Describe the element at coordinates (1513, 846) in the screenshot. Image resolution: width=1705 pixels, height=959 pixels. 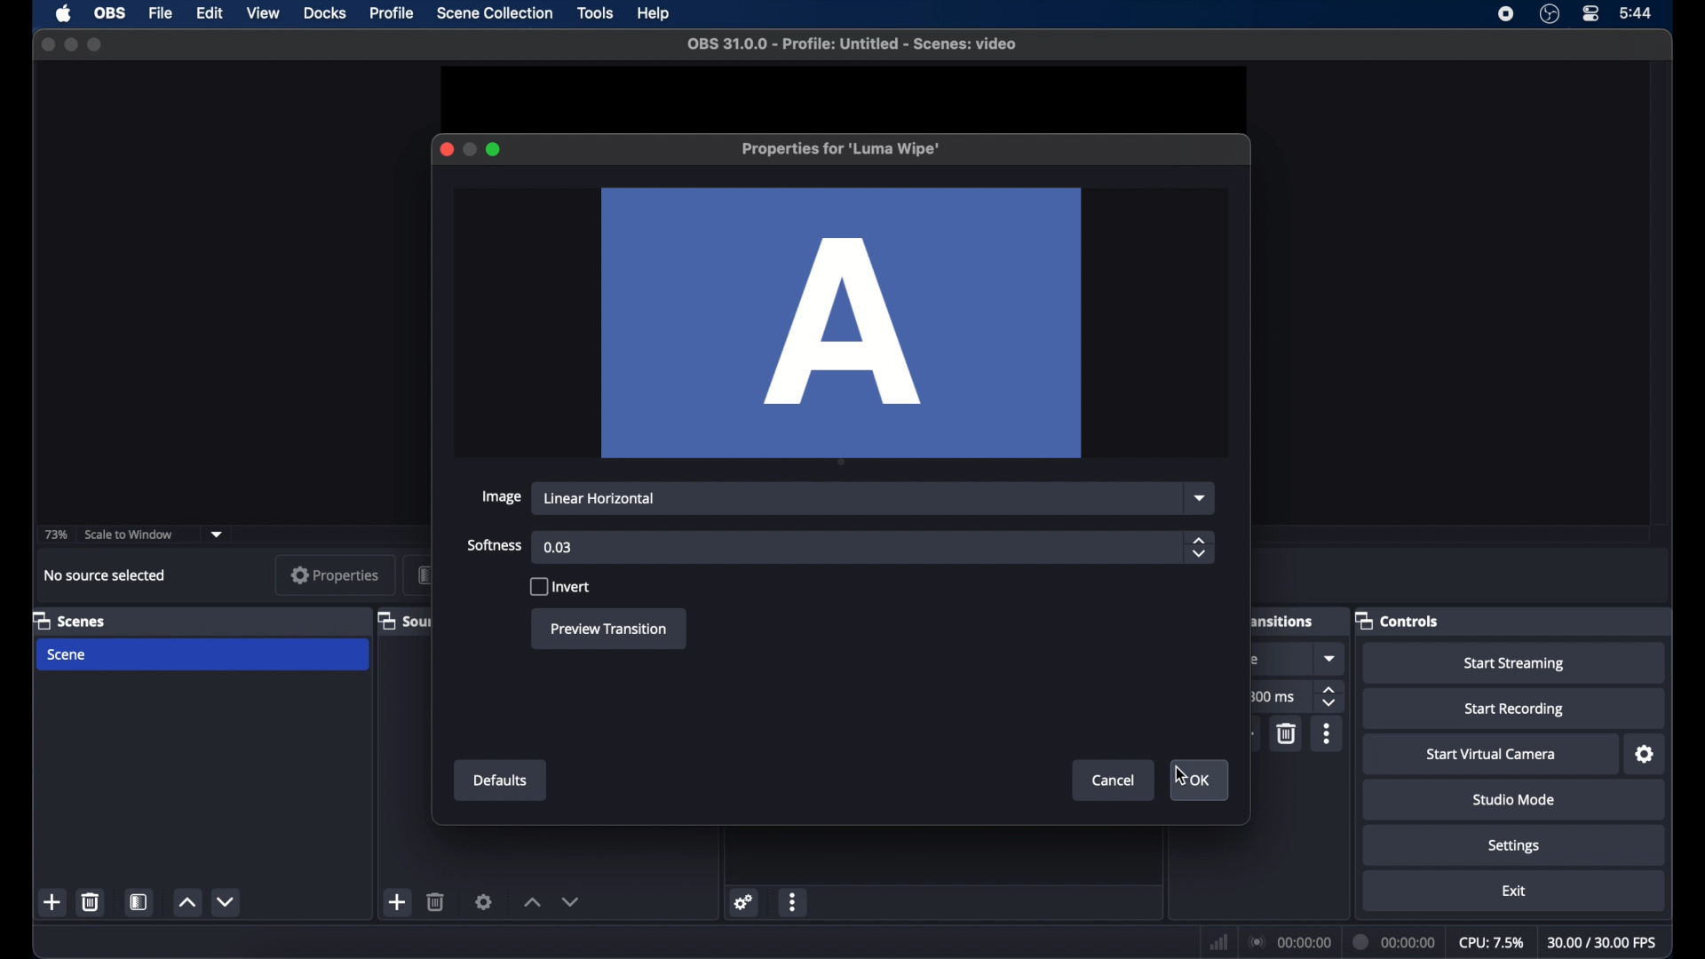
I see `settings` at that location.